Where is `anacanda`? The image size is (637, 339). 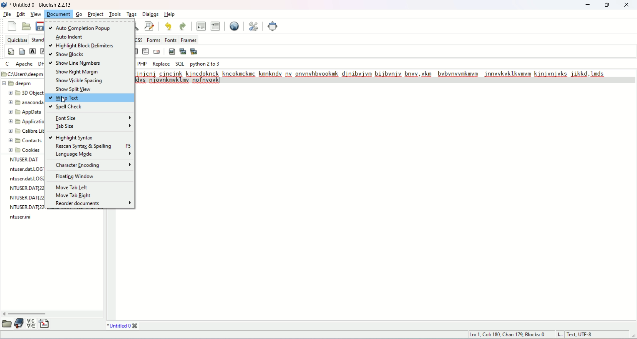 anacanda is located at coordinates (25, 103).